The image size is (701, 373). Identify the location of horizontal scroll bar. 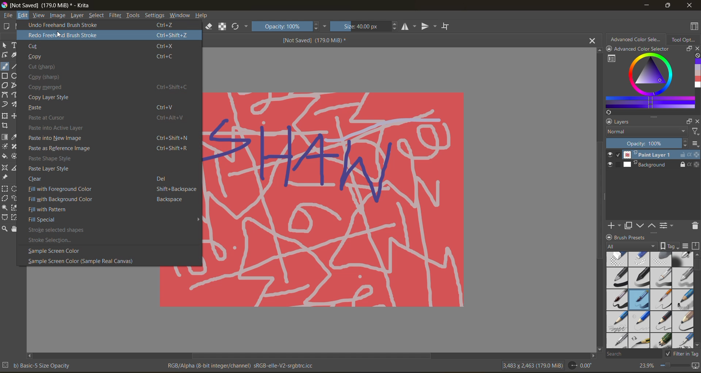
(311, 355).